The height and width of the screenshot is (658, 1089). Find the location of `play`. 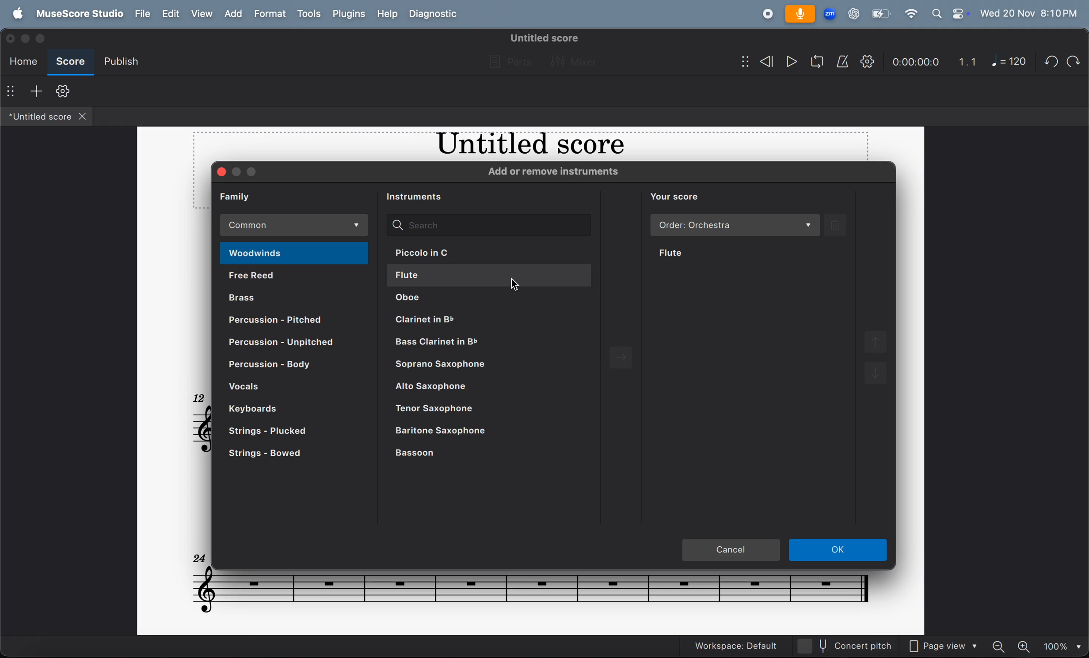

play is located at coordinates (788, 61).